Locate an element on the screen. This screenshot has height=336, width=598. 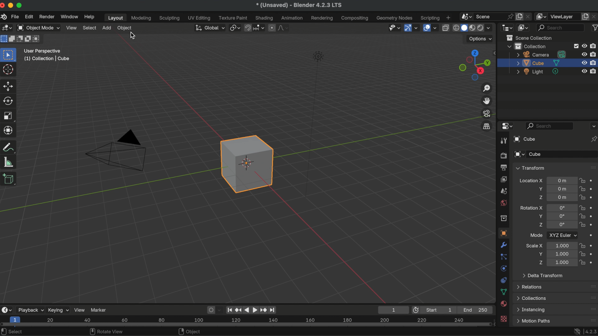
lock rotation is located at coordinates (582, 217).